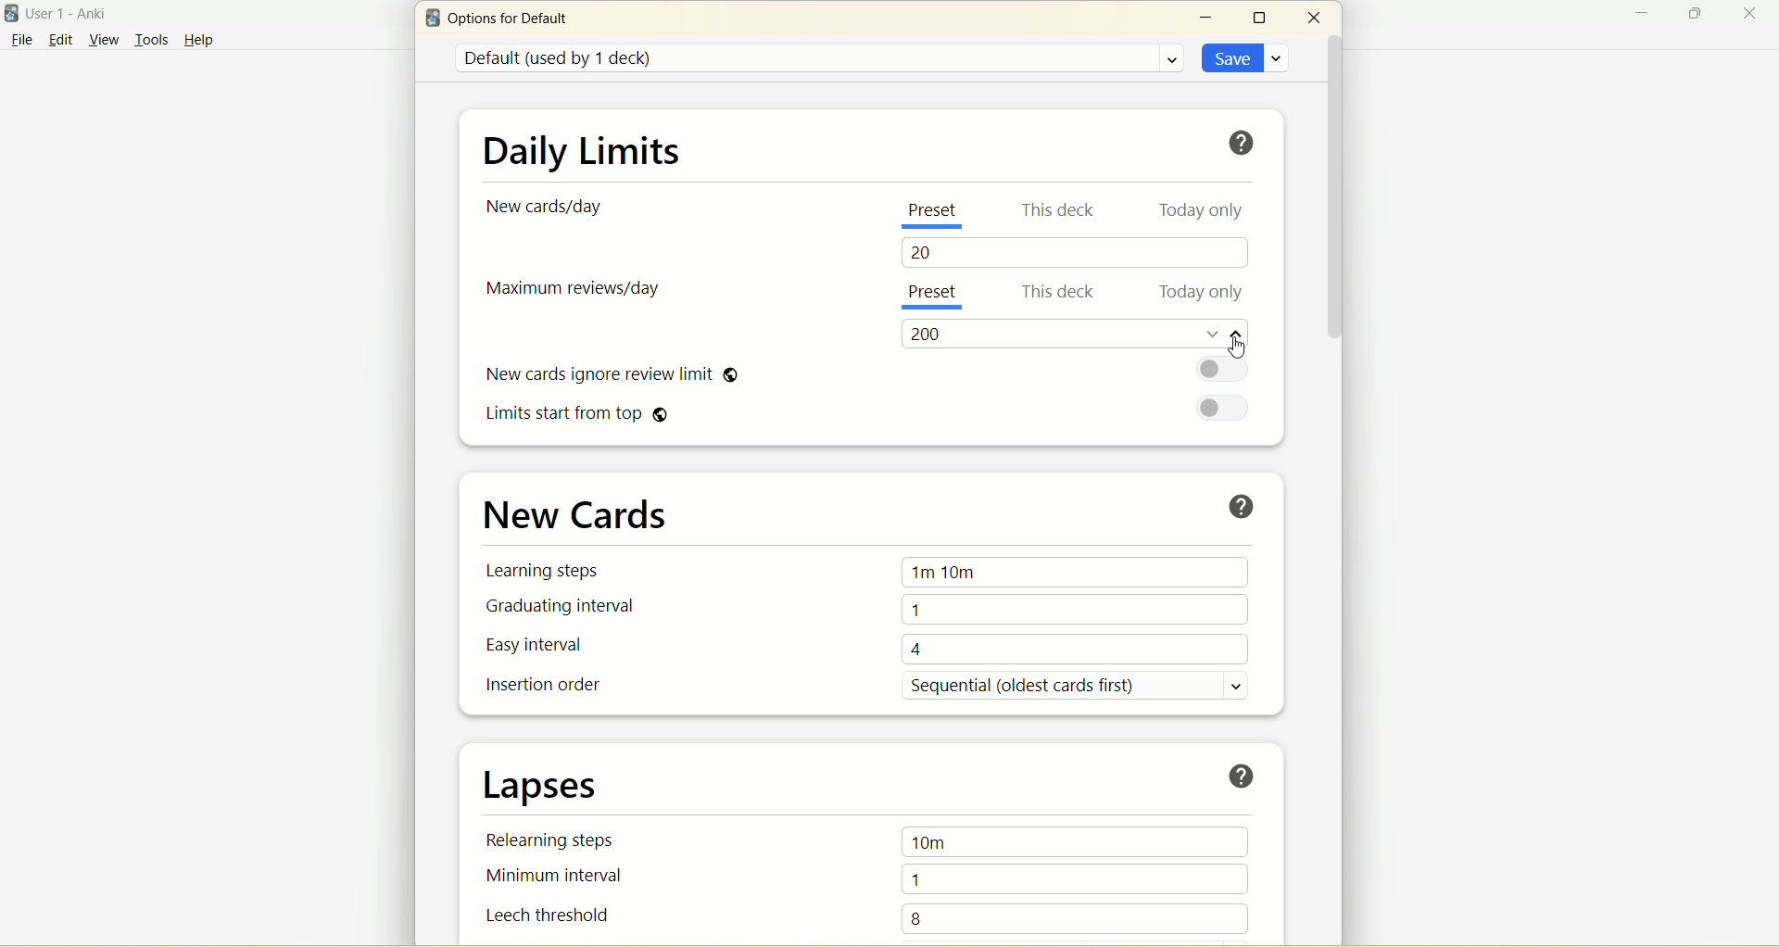 Image resolution: width=1779 pixels, height=947 pixels. Describe the element at coordinates (1227, 410) in the screenshot. I see `toggle button` at that location.